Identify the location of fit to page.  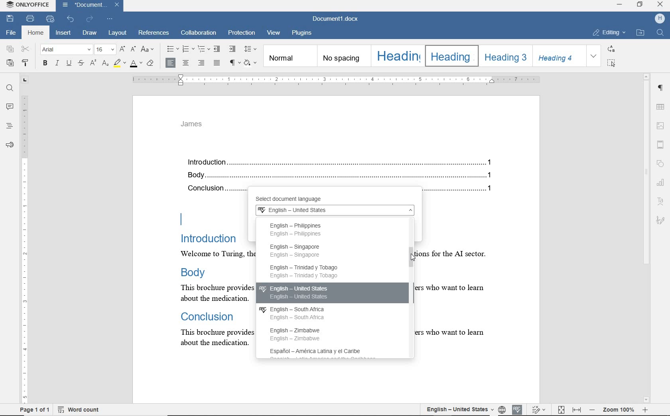
(562, 410).